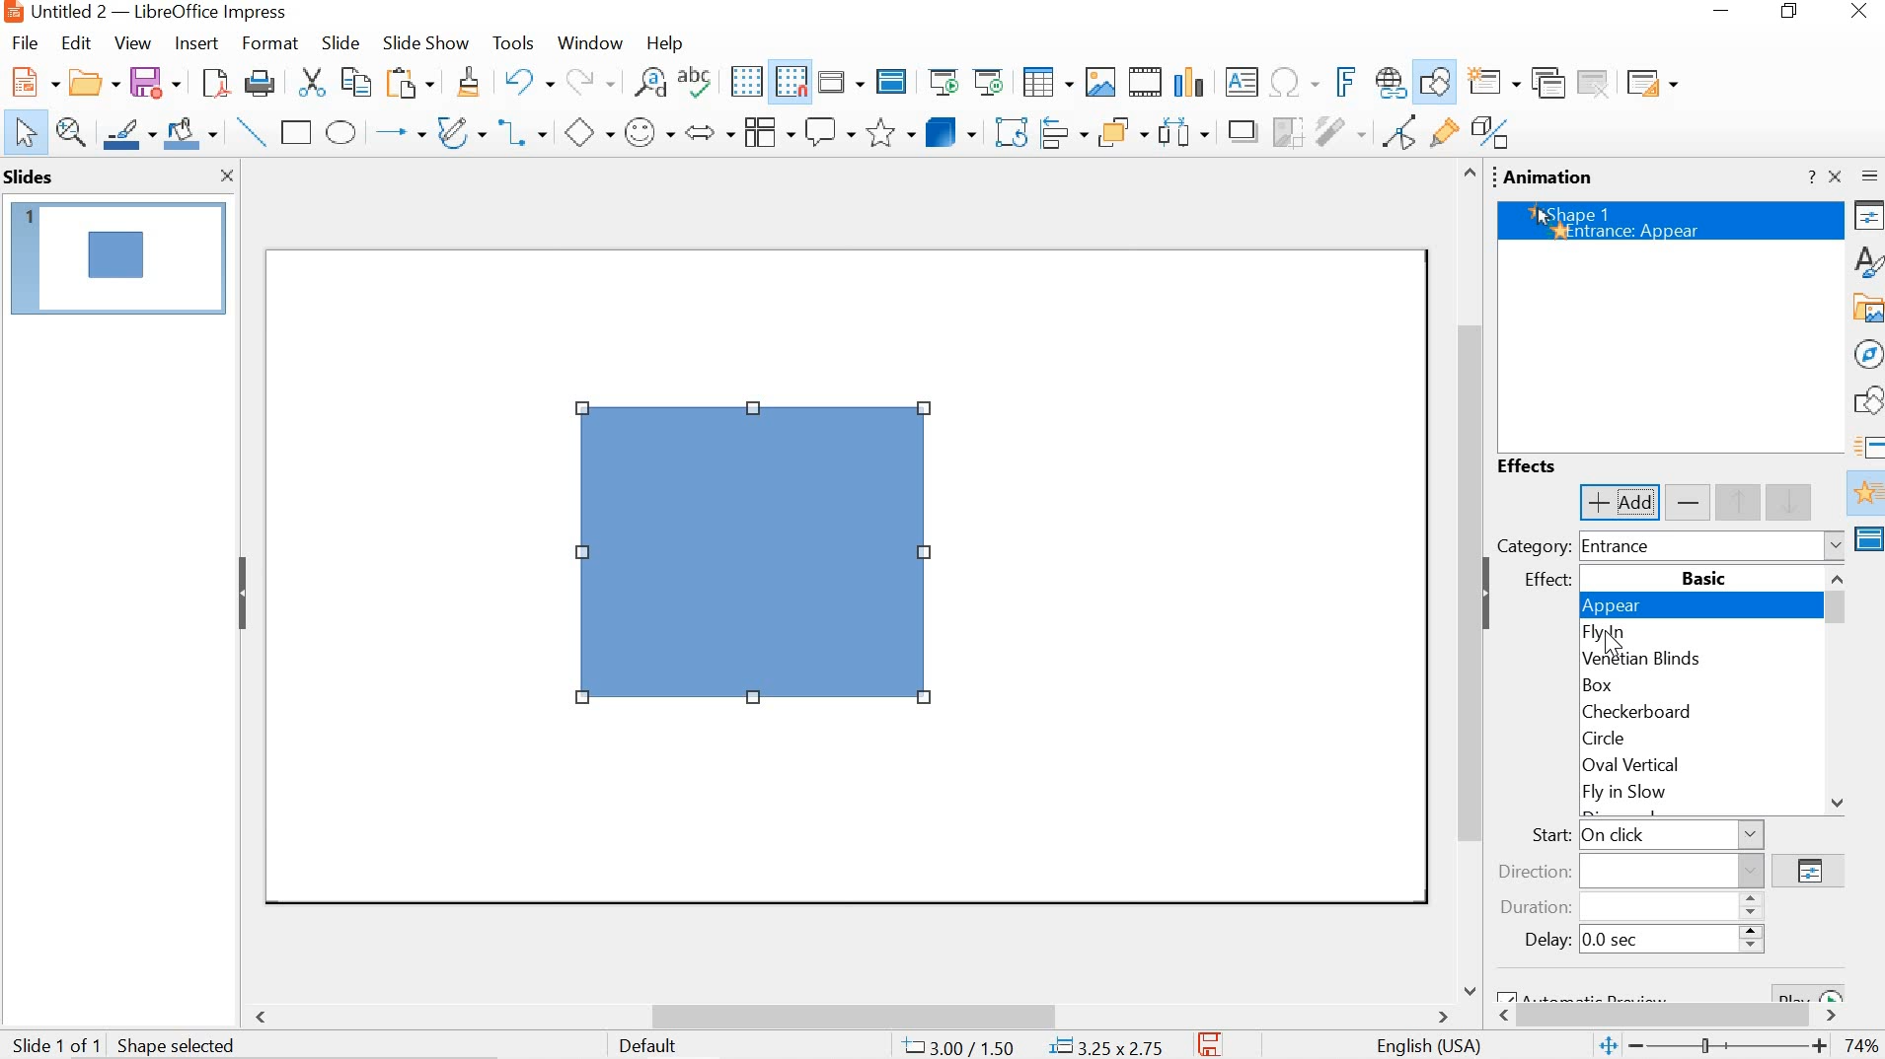 This screenshot has height=1059, width=1885. What do you see at coordinates (424, 43) in the screenshot?
I see `slideshow` at bounding box center [424, 43].